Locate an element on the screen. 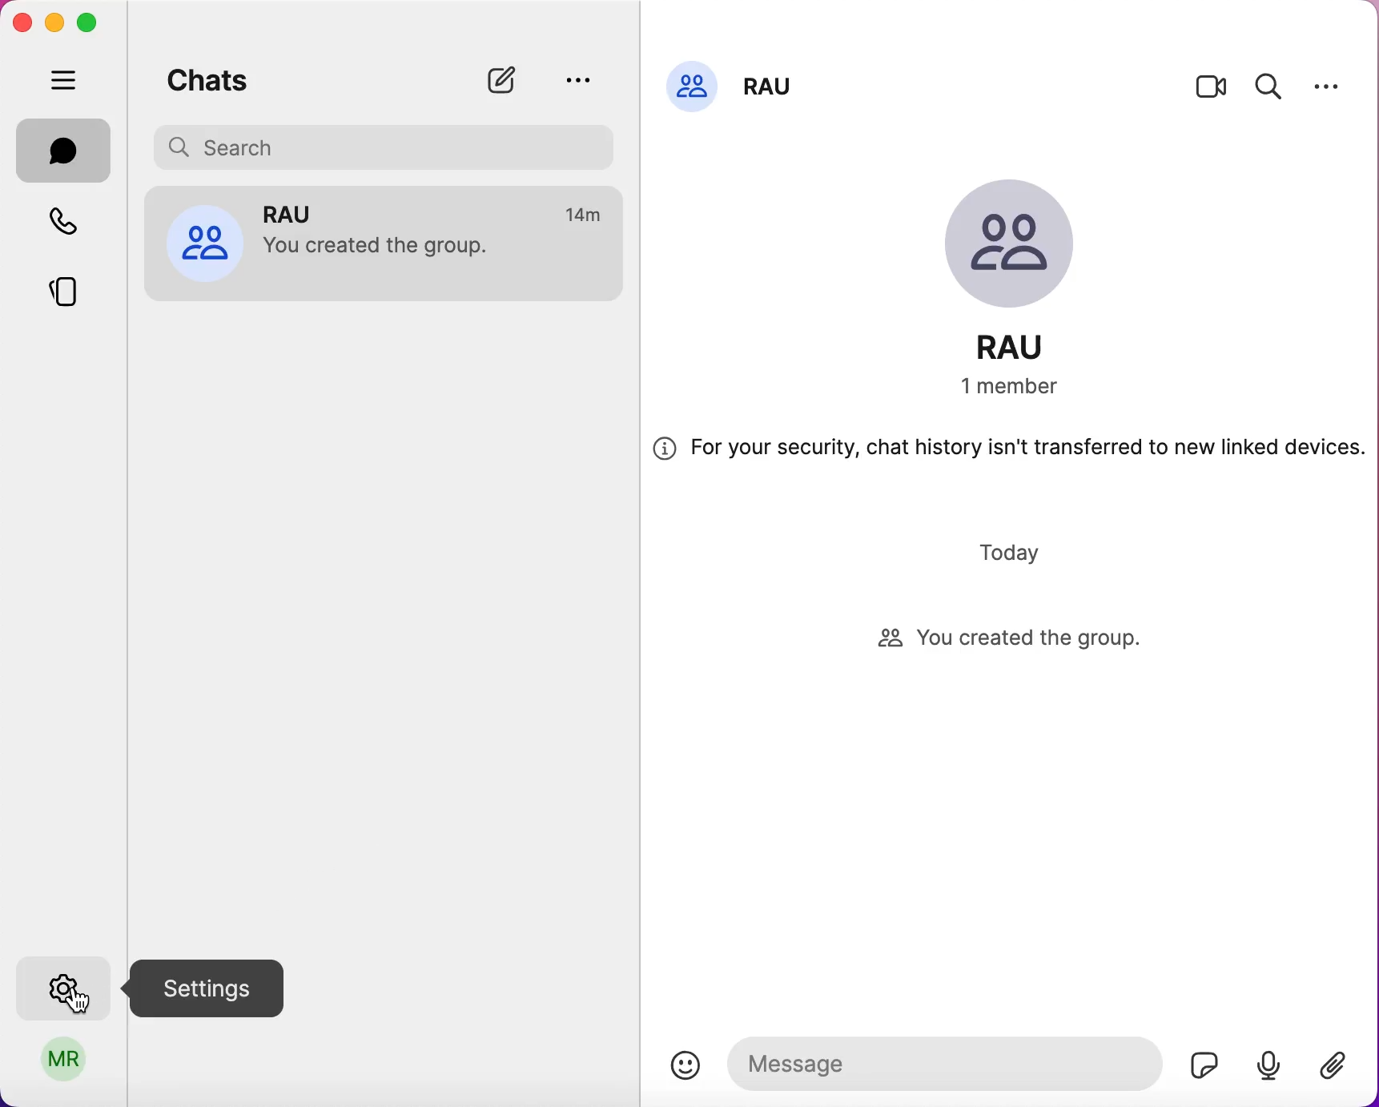 Image resolution: width=1379 pixels, height=1107 pixels. user is located at coordinates (70, 1065).